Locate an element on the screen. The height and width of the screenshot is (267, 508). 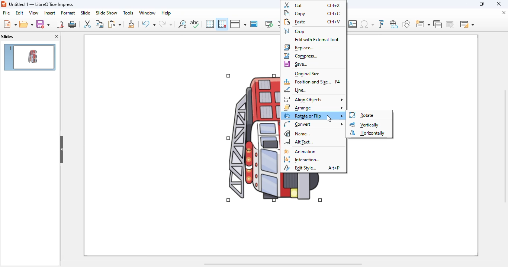
new slide is located at coordinates (423, 24).